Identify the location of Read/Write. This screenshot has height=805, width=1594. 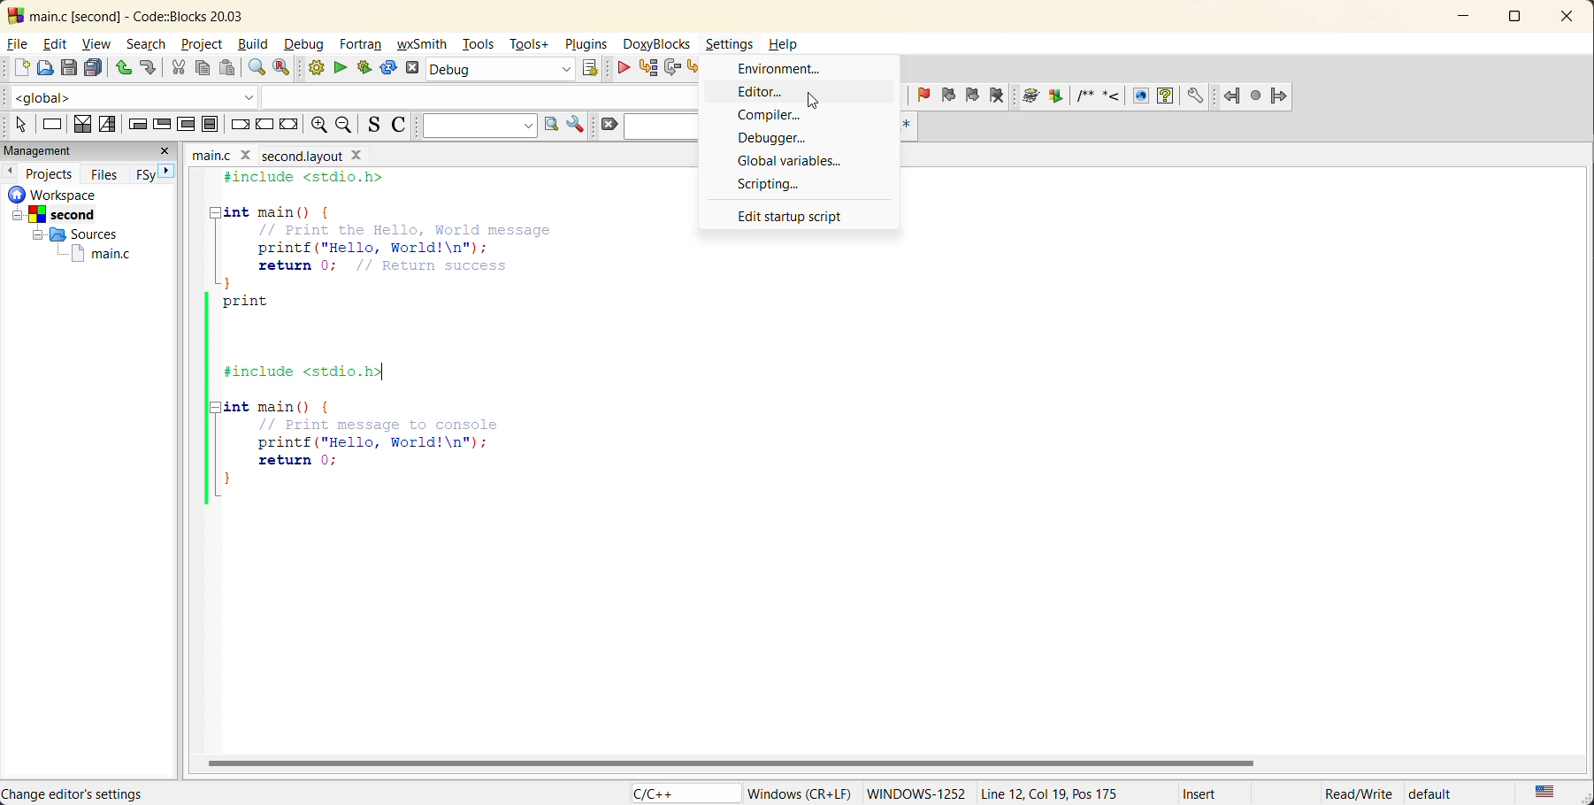
(1358, 792).